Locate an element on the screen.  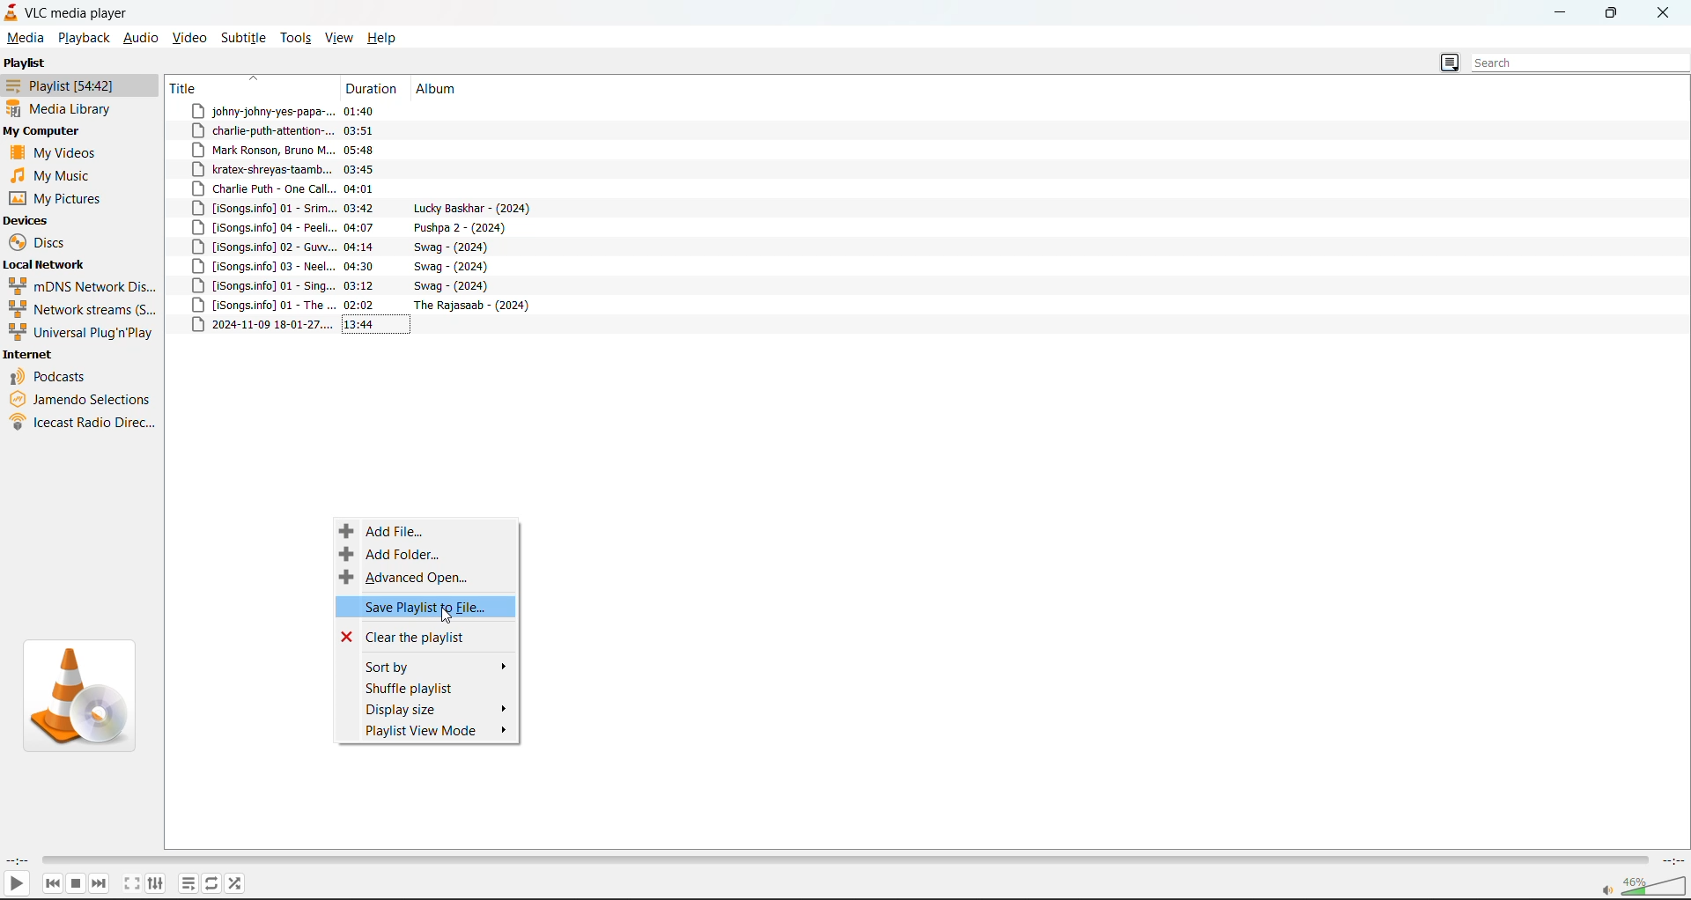
cursor is located at coordinates (447, 616).